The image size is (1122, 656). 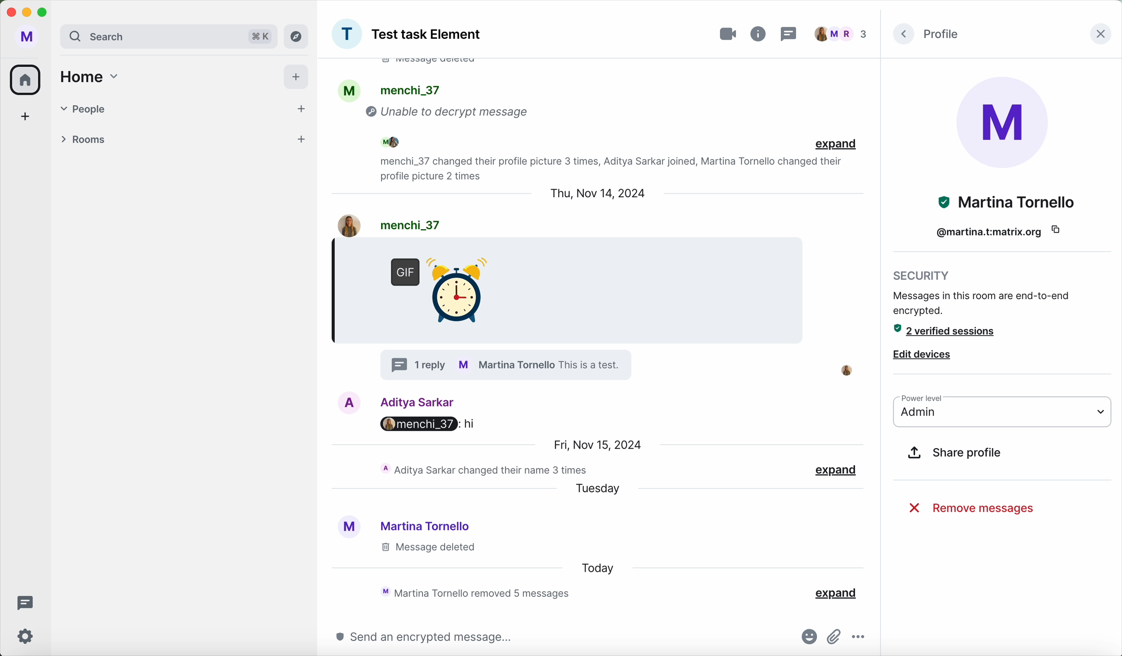 I want to click on level, so click(x=926, y=398).